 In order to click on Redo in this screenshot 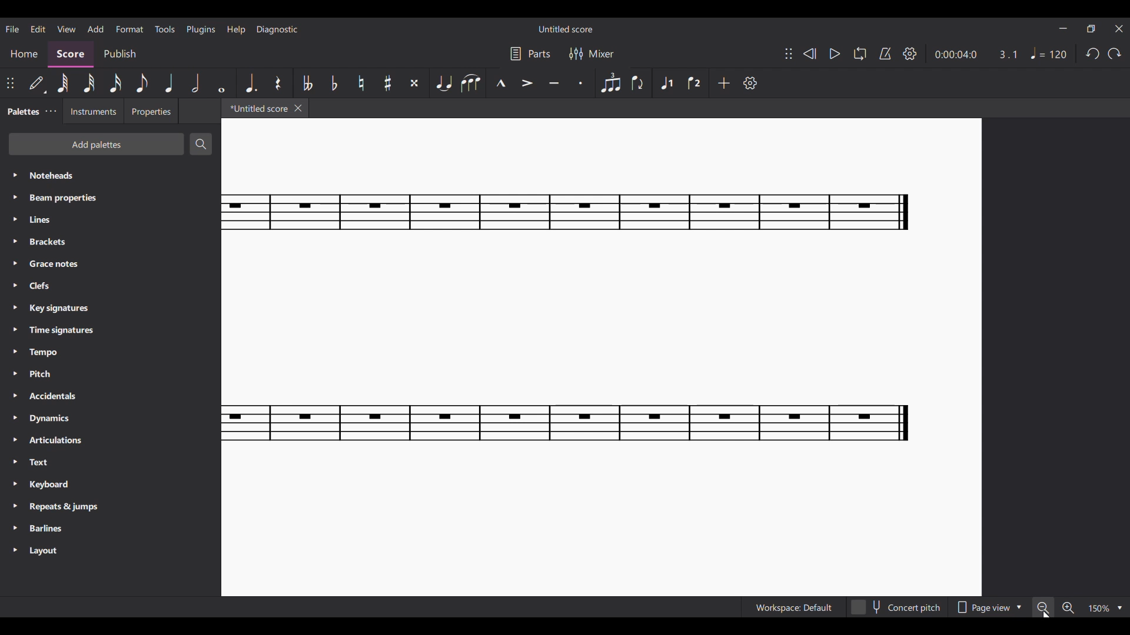, I will do `click(1115, 54)`.